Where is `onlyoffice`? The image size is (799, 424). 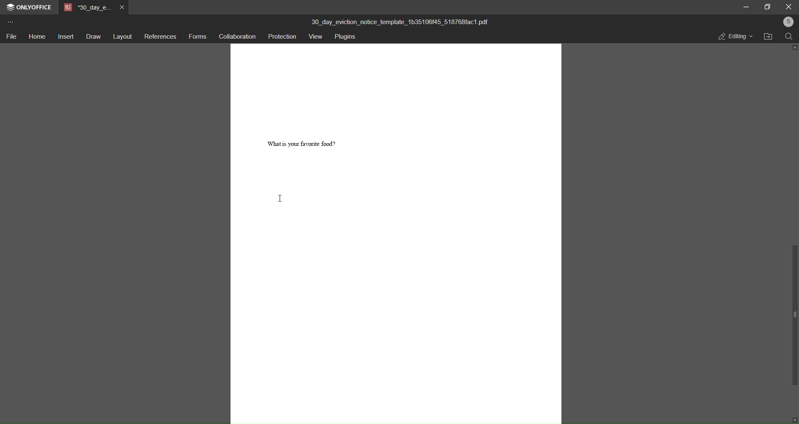
onlyoffice is located at coordinates (35, 7).